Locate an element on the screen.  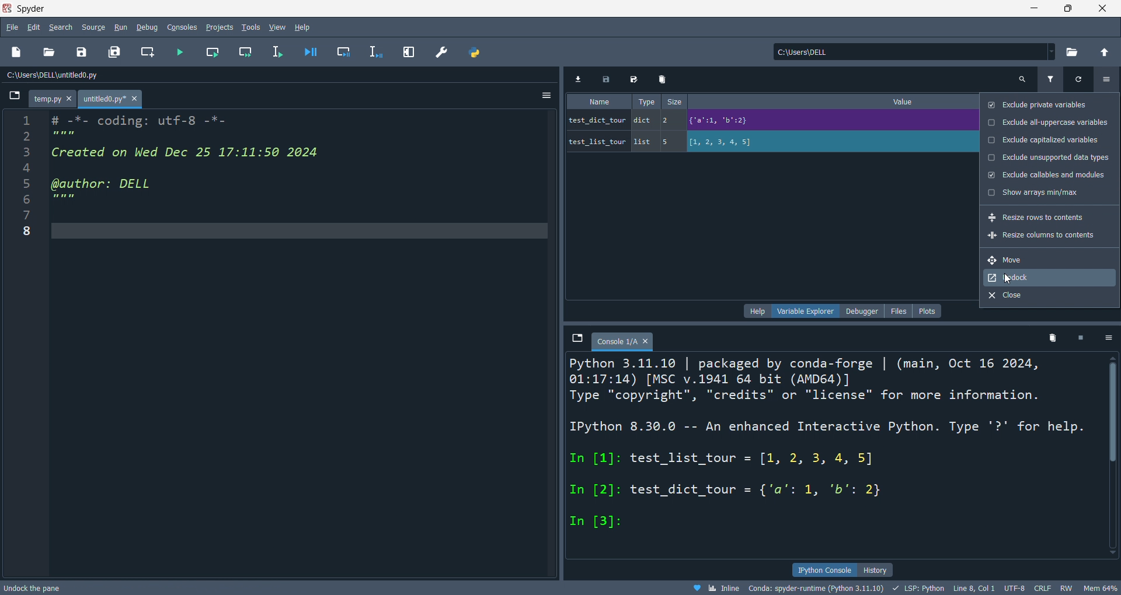
Line8, Col 1 is located at coordinates (975, 587).